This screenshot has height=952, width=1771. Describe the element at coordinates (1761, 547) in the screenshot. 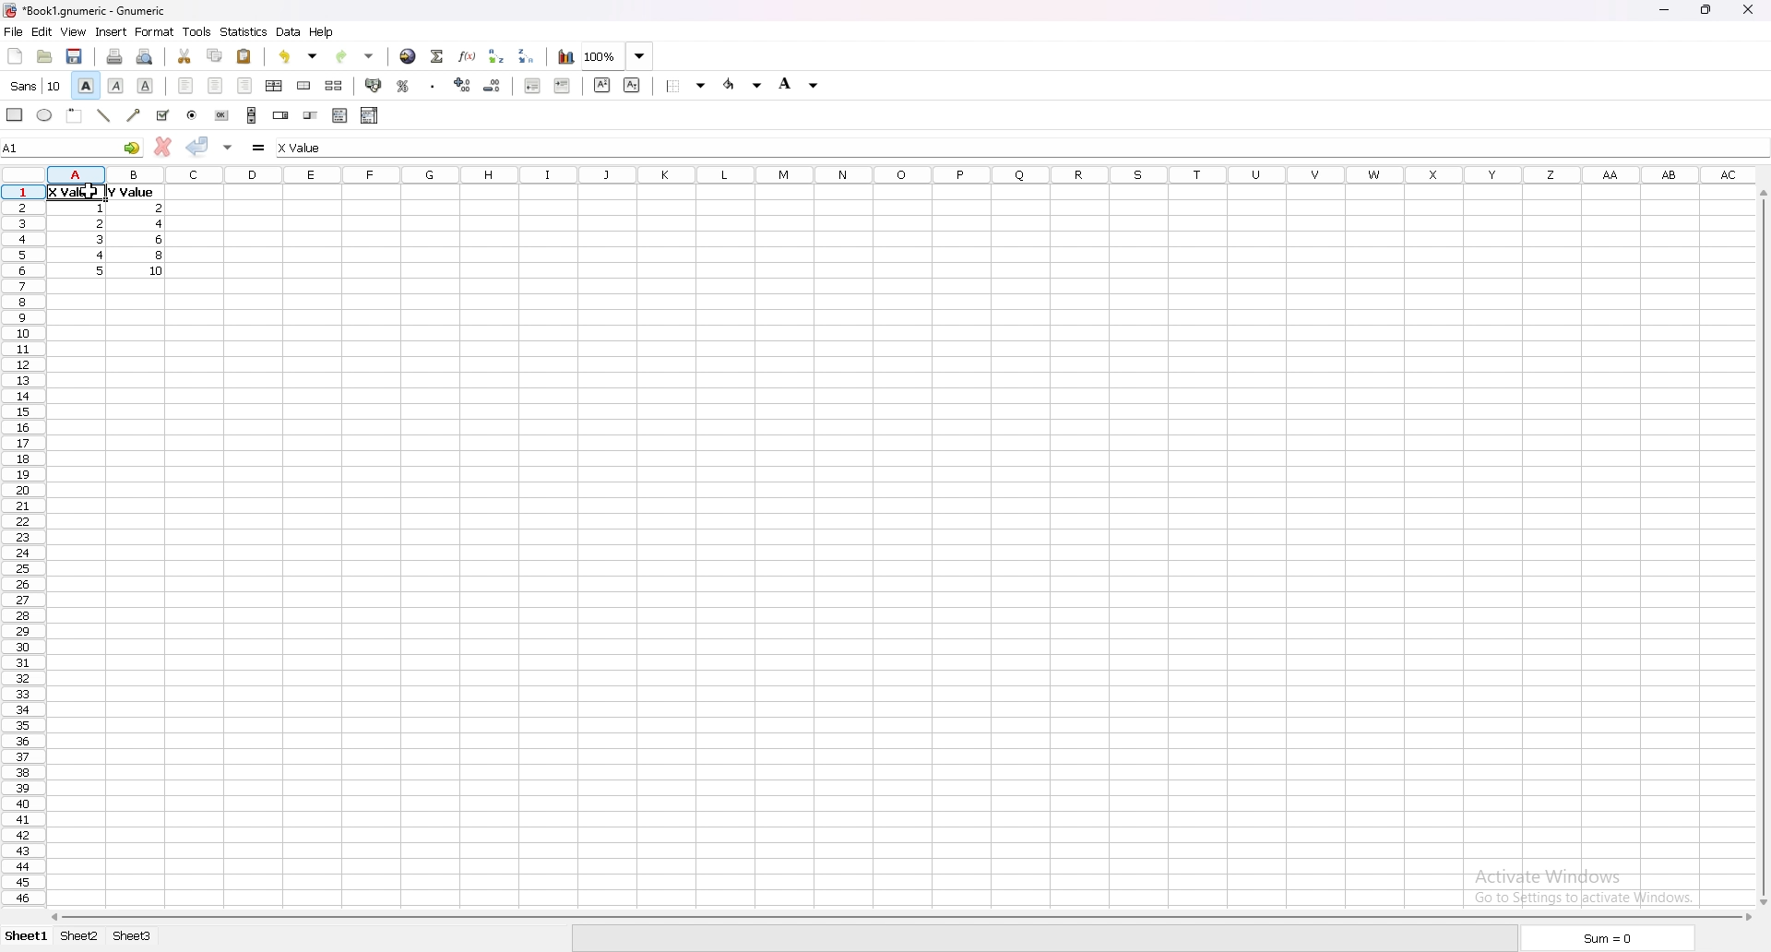

I see `scroll bar` at that location.